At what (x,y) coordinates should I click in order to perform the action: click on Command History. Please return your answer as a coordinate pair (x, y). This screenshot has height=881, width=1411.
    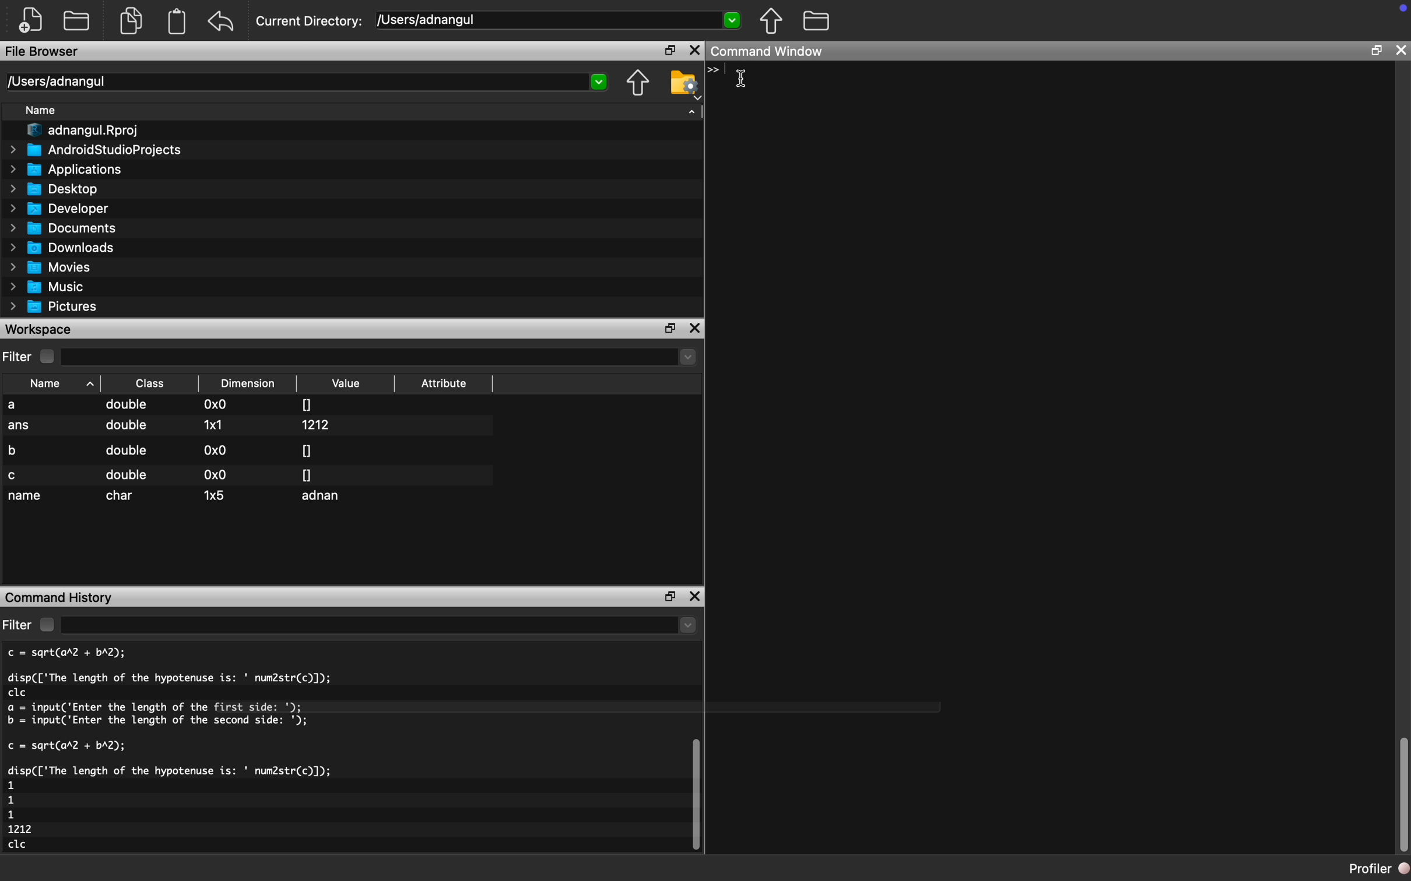
    Looking at the image, I should click on (61, 596).